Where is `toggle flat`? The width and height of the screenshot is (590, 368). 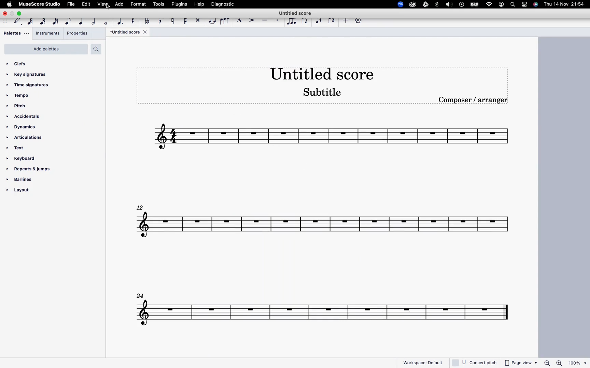
toggle flat is located at coordinates (158, 22).